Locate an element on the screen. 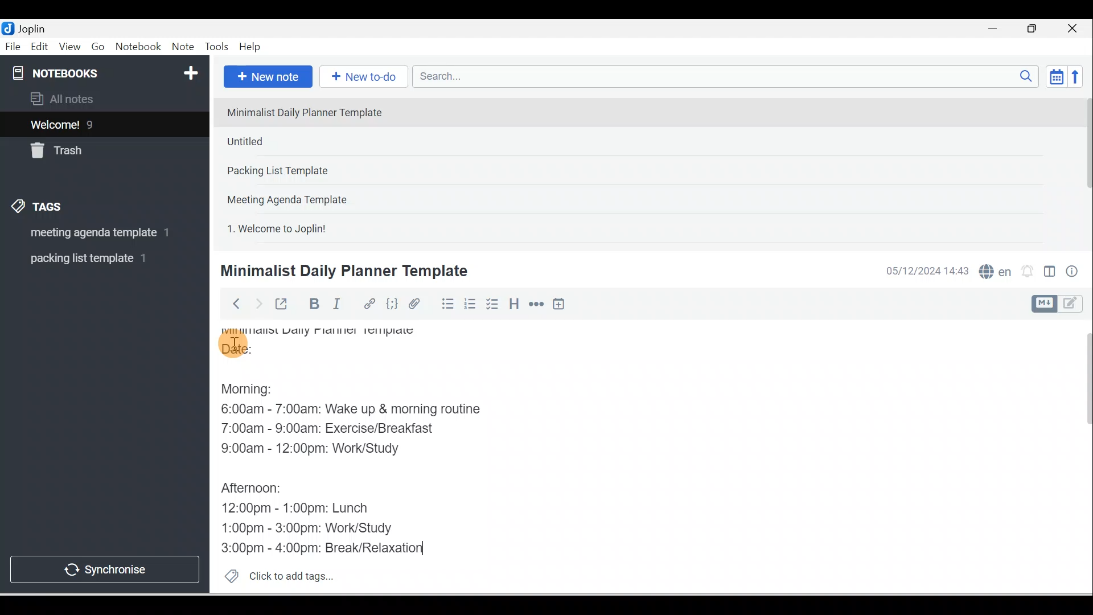 The image size is (1093, 615). Minimalist Daily Planner Template is located at coordinates (342, 271).